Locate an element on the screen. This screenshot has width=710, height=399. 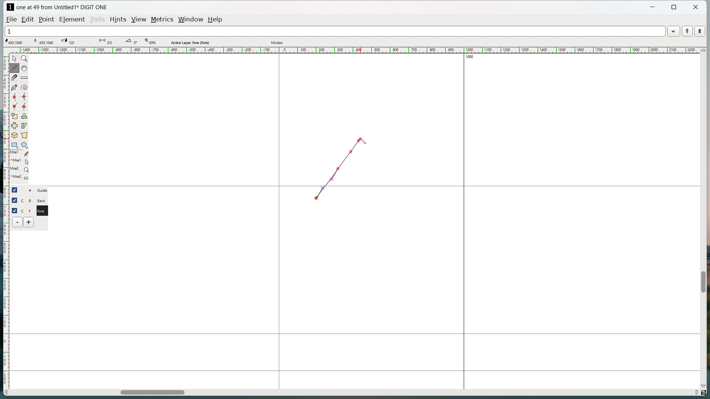
hints is located at coordinates (119, 20).